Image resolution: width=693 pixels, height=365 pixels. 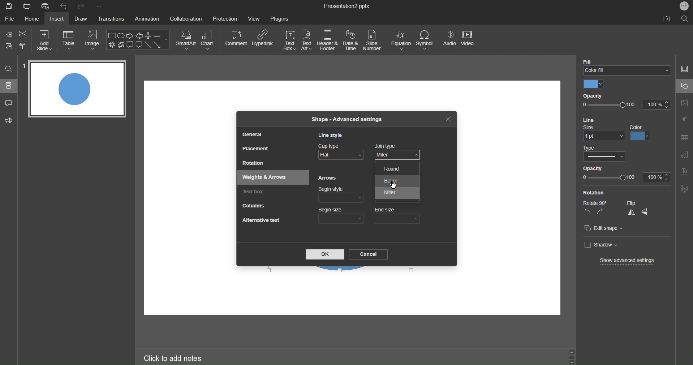 What do you see at coordinates (685, 120) in the screenshot?
I see `Paragraphs` at bounding box center [685, 120].